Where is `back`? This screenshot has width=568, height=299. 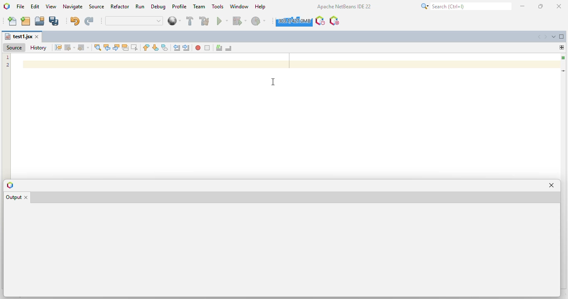
back is located at coordinates (70, 47).